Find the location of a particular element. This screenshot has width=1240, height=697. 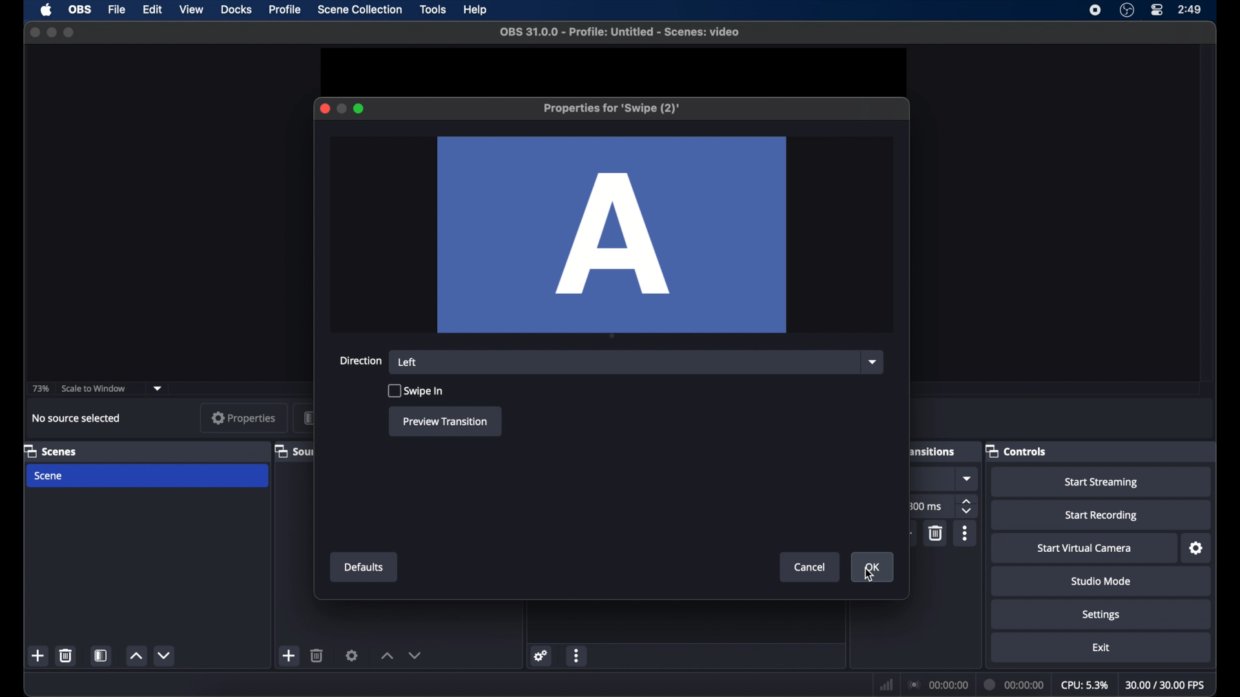

file name is located at coordinates (619, 32).